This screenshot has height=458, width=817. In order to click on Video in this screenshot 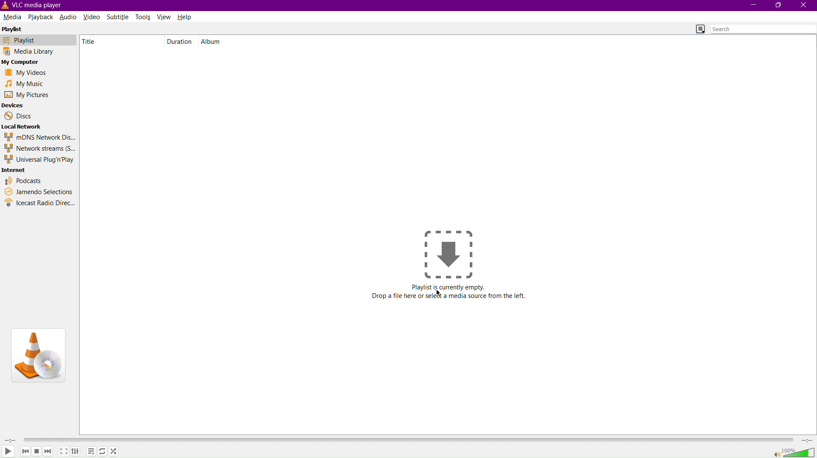, I will do `click(92, 15)`.